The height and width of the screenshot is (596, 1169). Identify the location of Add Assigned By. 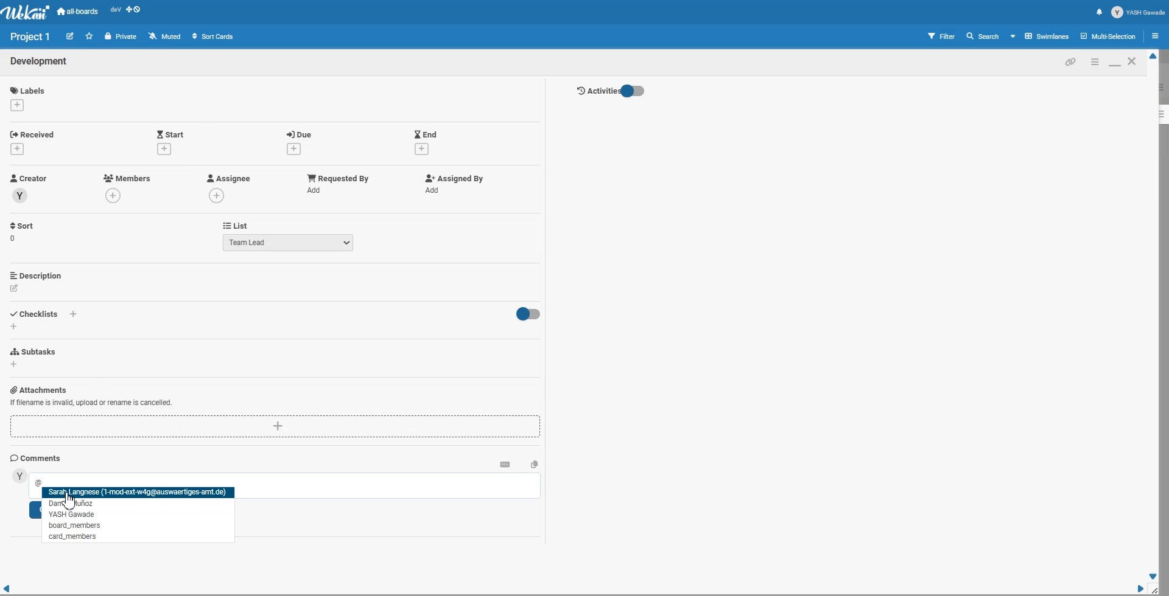
(452, 178).